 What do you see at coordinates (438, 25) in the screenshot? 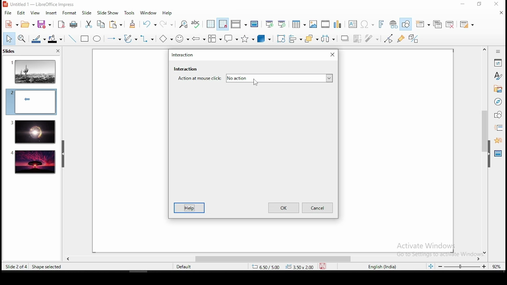
I see `duplicate slide` at bounding box center [438, 25].